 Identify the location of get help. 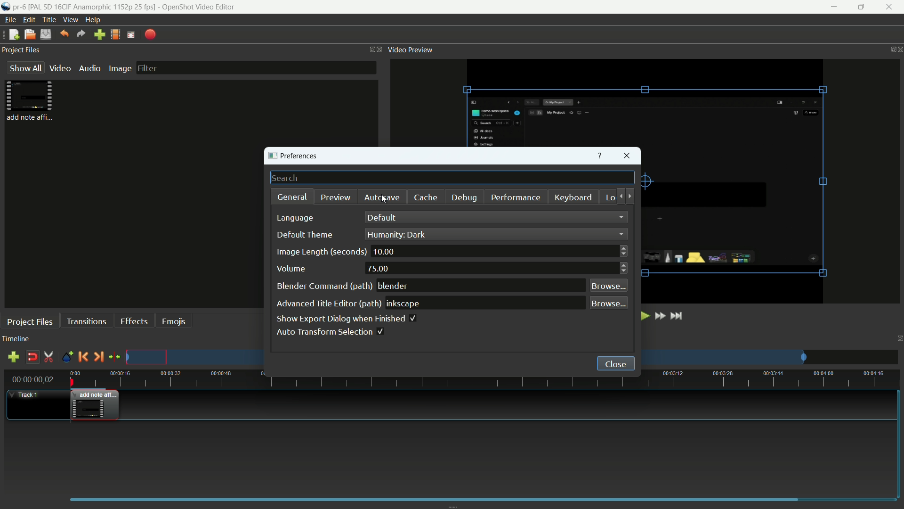
(601, 156).